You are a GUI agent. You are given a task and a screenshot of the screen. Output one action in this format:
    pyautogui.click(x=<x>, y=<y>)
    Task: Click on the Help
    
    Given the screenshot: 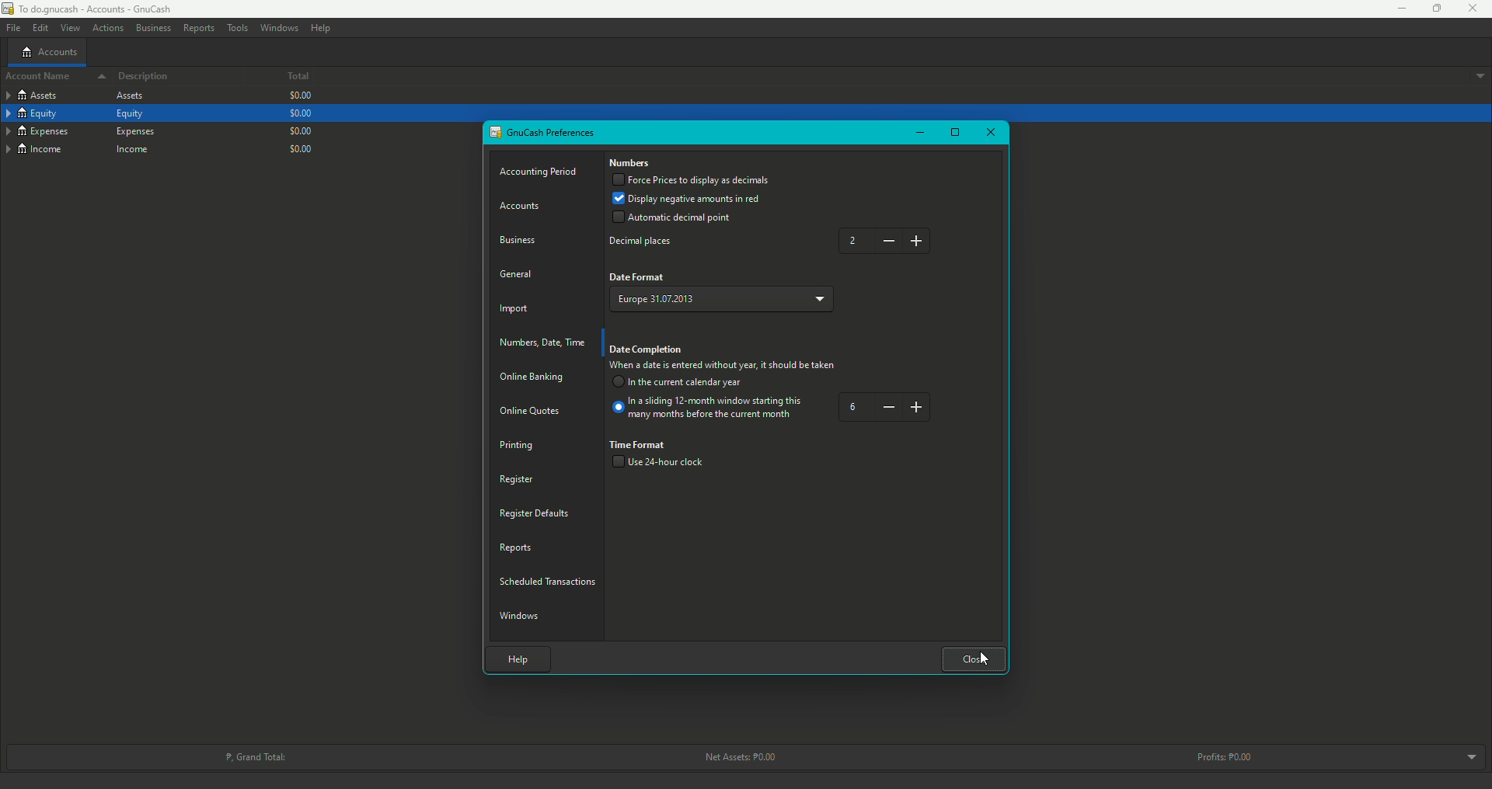 What is the action you would take?
    pyautogui.click(x=514, y=657)
    